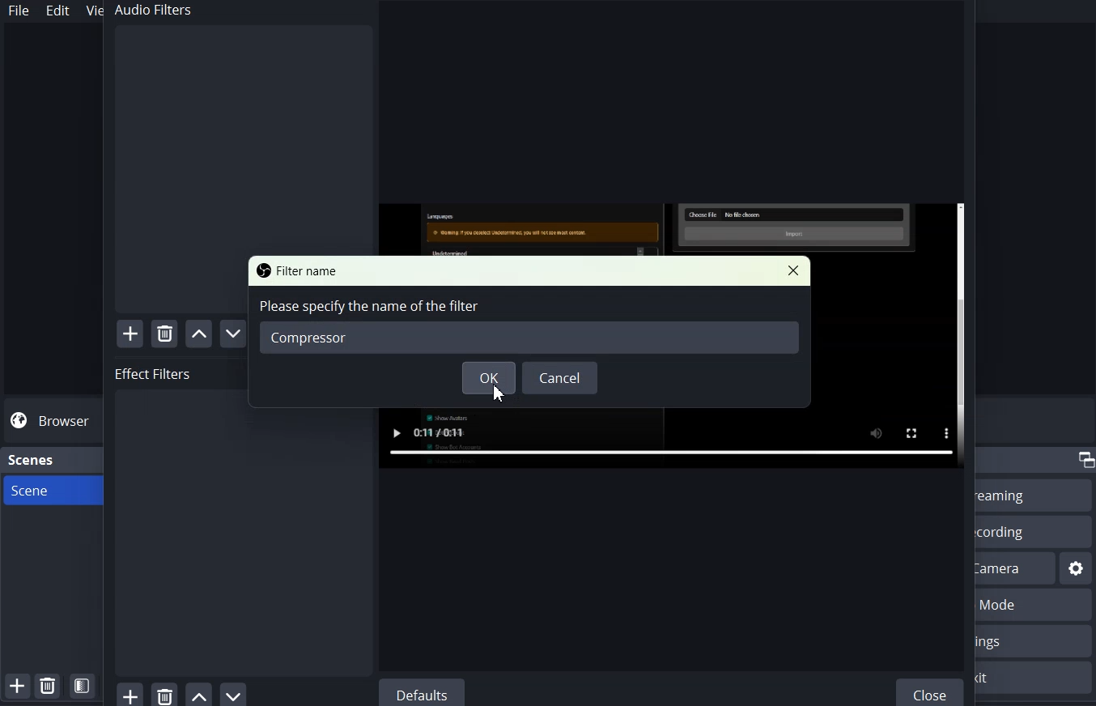 The height and width of the screenshot is (706, 1096). Describe the element at coordinates (369, 305) in the screenshot. I see `Please specify the name of the filter` at that location.